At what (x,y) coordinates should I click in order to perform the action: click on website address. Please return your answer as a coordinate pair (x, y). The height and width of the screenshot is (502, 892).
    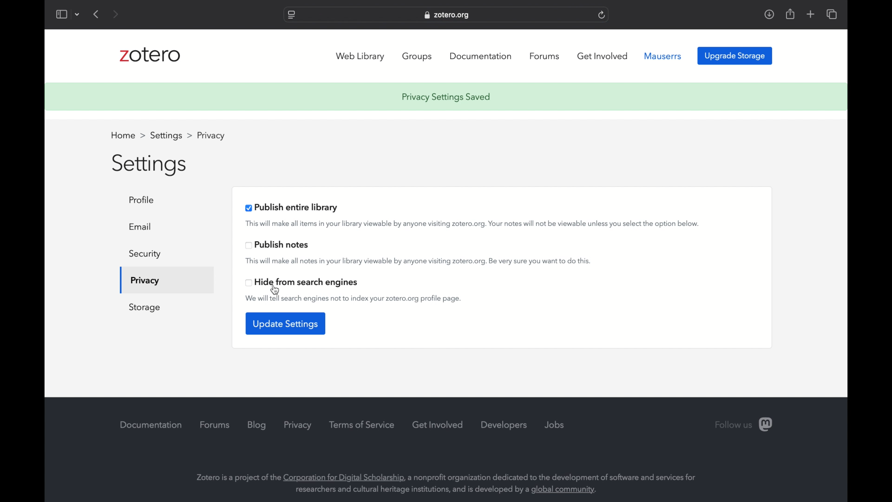
    Looking at the image, I should click on (446, 15).